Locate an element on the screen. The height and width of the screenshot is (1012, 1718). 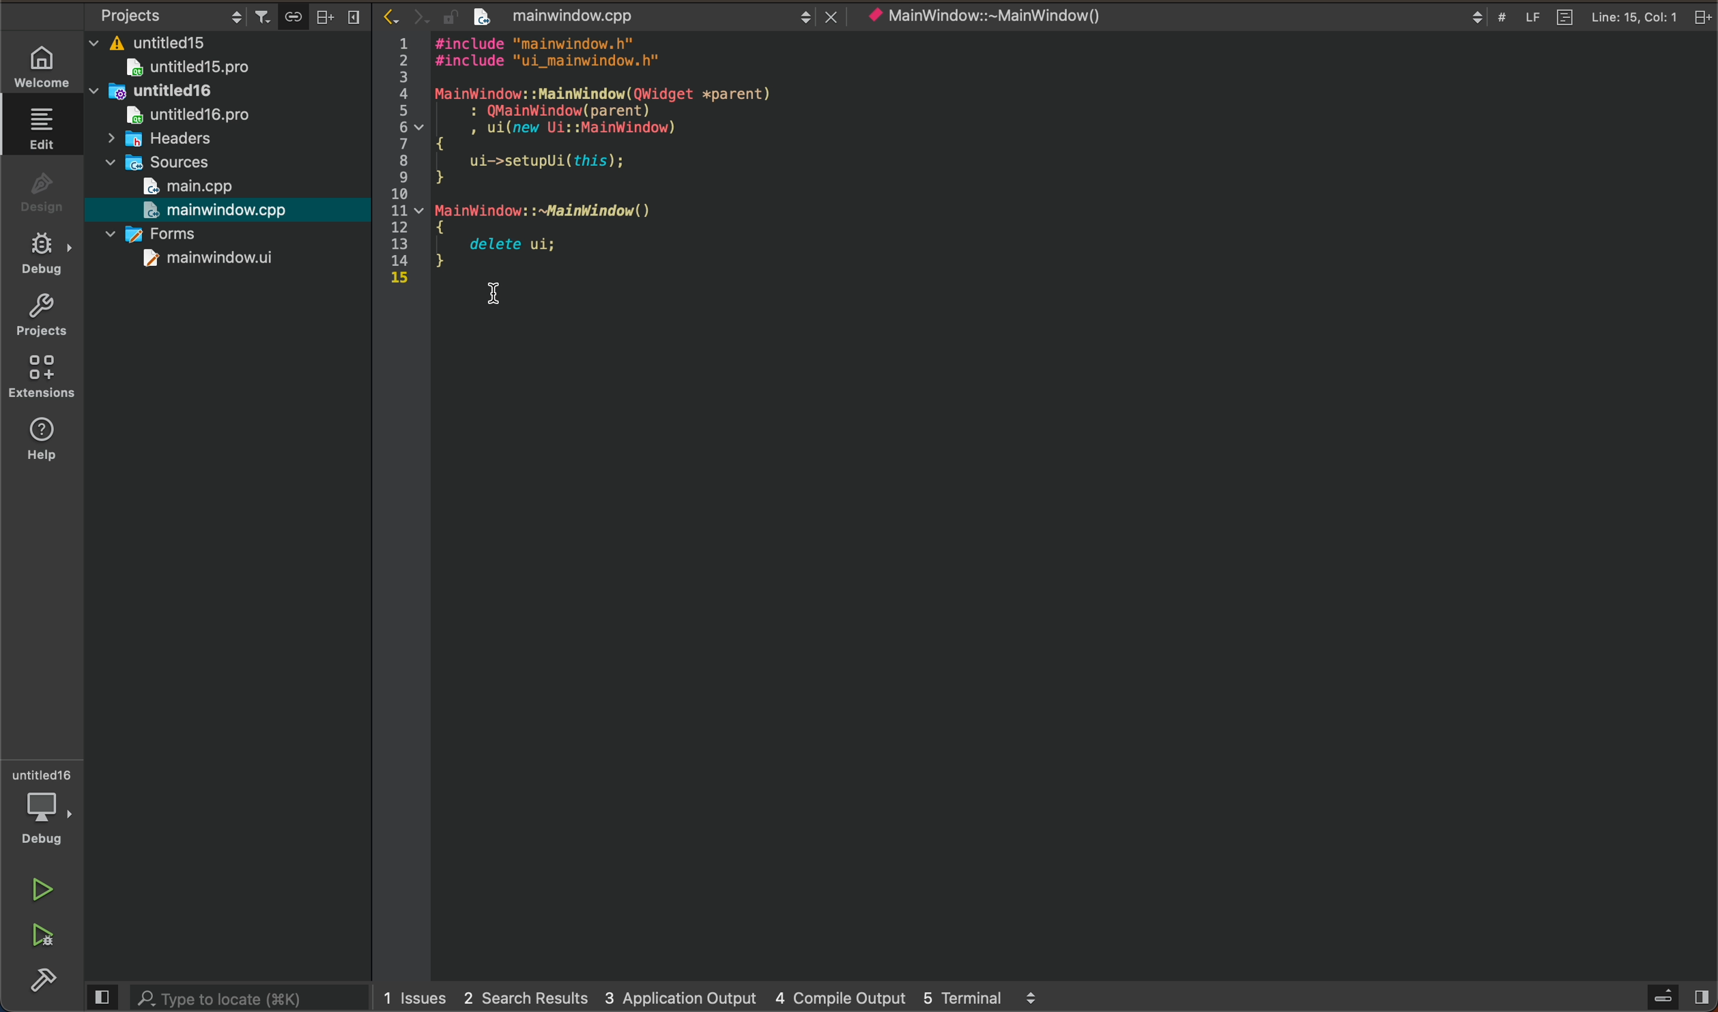
run and debug is located at coordinates (46, 938).